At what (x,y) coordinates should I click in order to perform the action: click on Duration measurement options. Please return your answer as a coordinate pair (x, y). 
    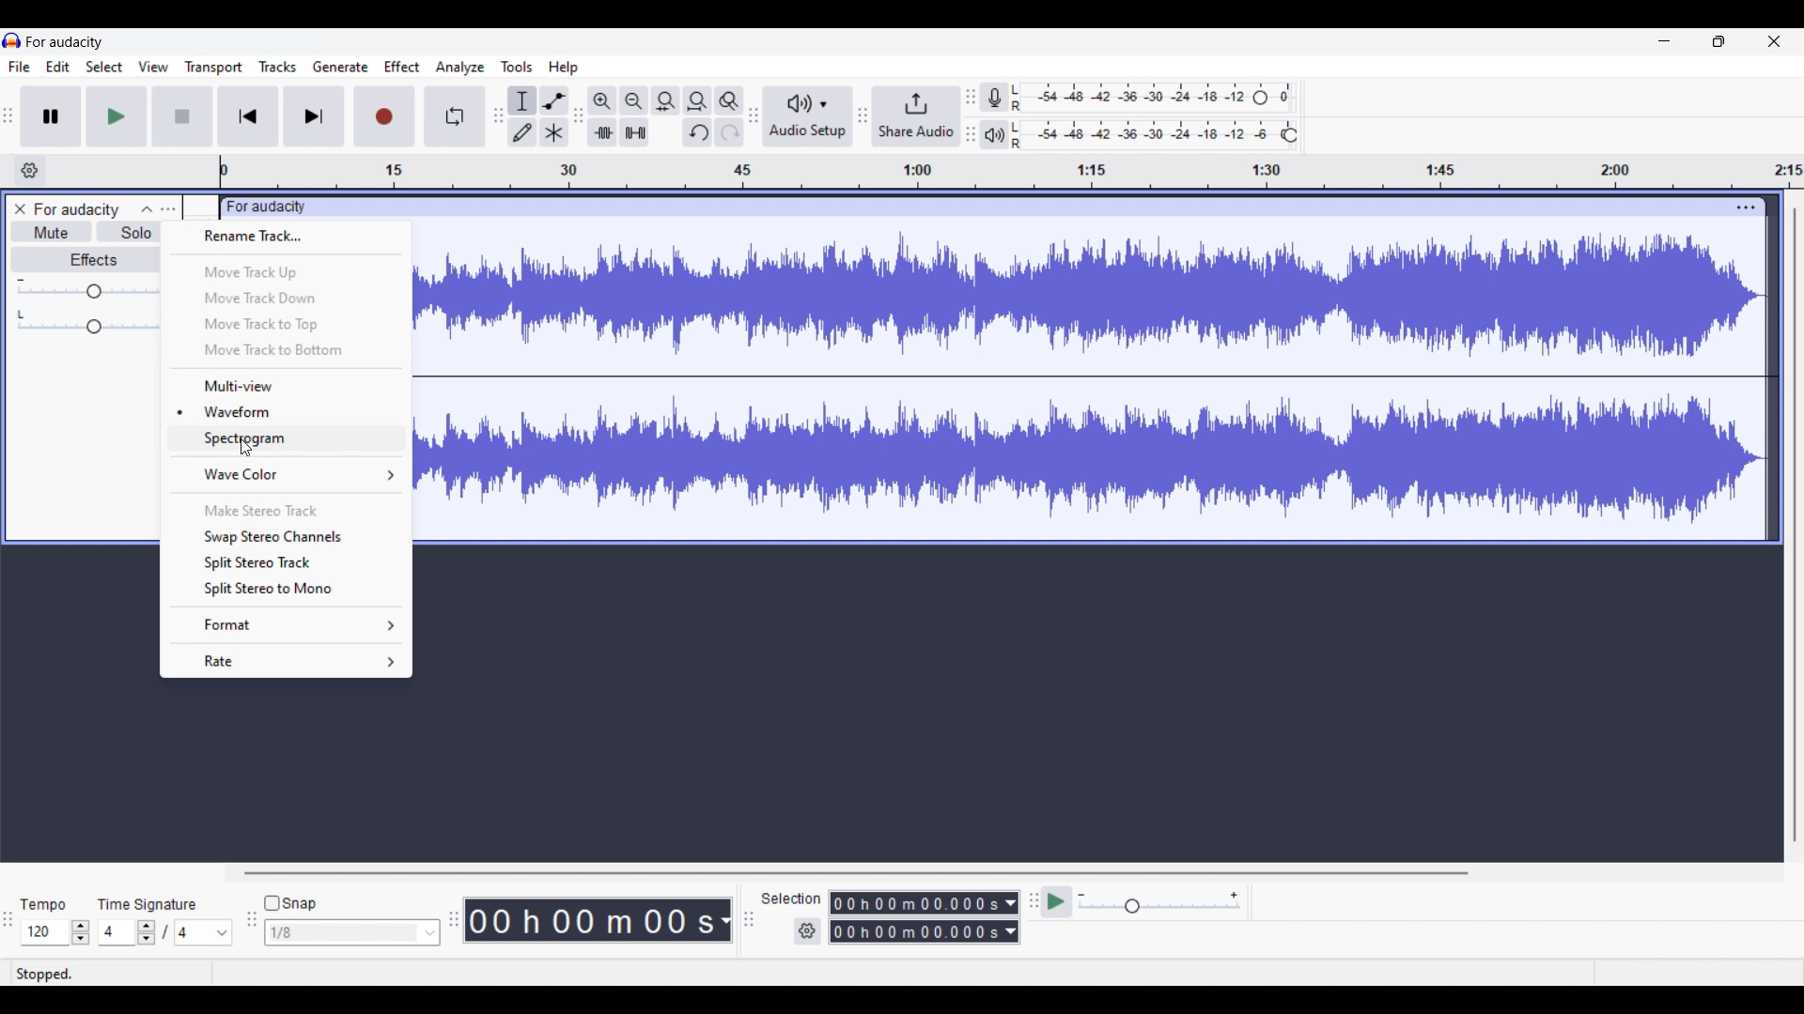
    Looking at the image, I should click on (724, 920).